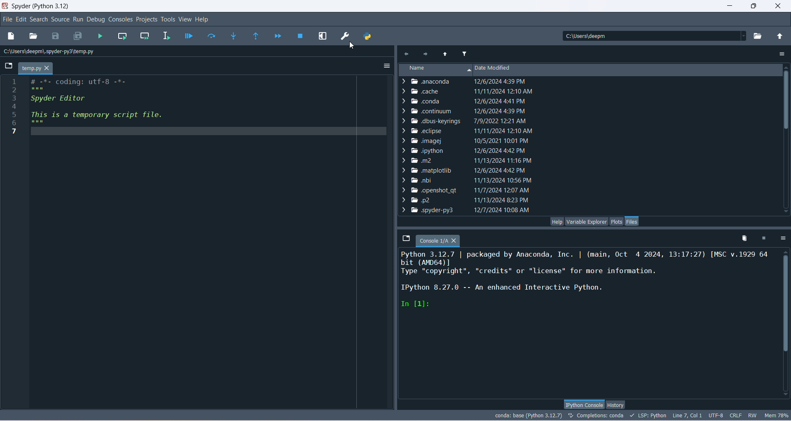  Describe the element at coordinates (301, 36) in the screenshot. I see `stop debugging` at that location.